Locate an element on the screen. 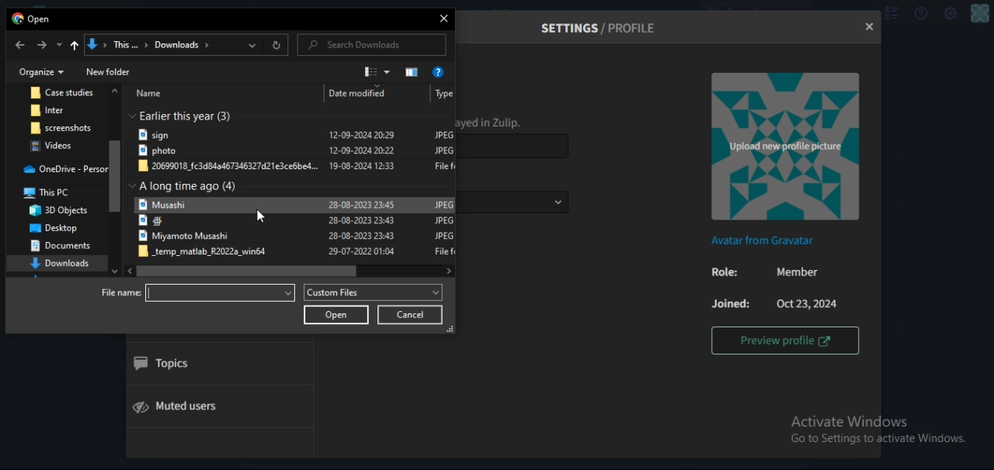 Image resolution: width=994 pixels, height=470 pixels. dropdown is located at coordinates (186, 67).